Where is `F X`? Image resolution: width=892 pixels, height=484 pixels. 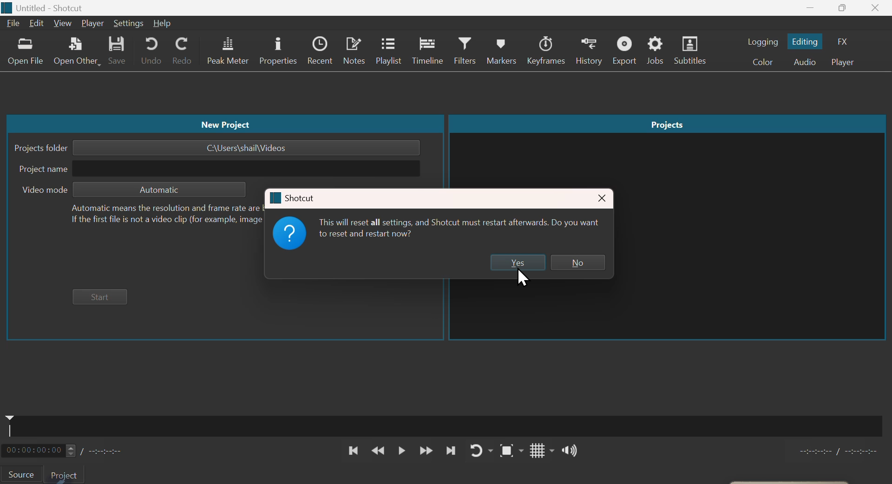
F X is located at coordinates (848, 40).